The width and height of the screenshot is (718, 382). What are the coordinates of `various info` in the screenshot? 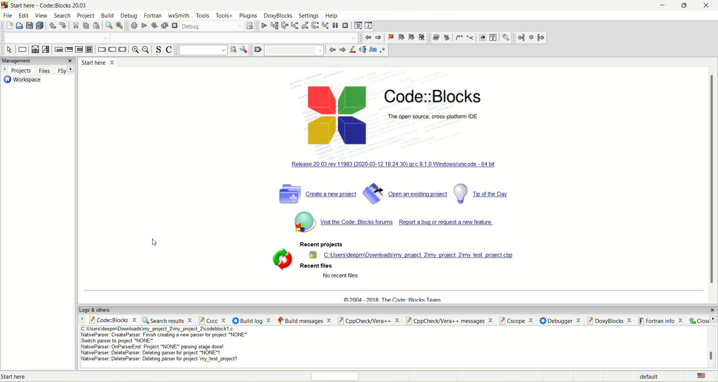 It's located at (369, 26).